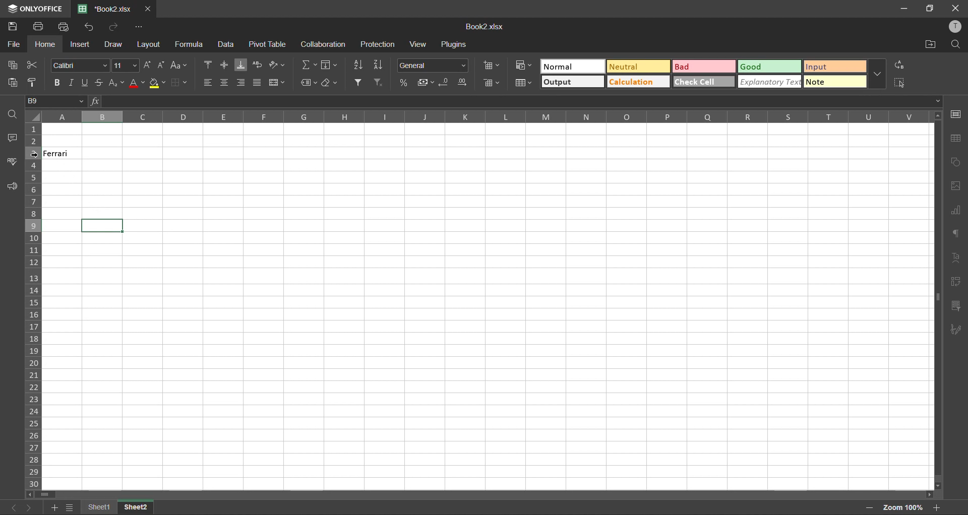 The height and width of the screenshot is (515, 968). Describe the element at coordinates (455, 46) in the screenshot. I see `plugins` at that location.